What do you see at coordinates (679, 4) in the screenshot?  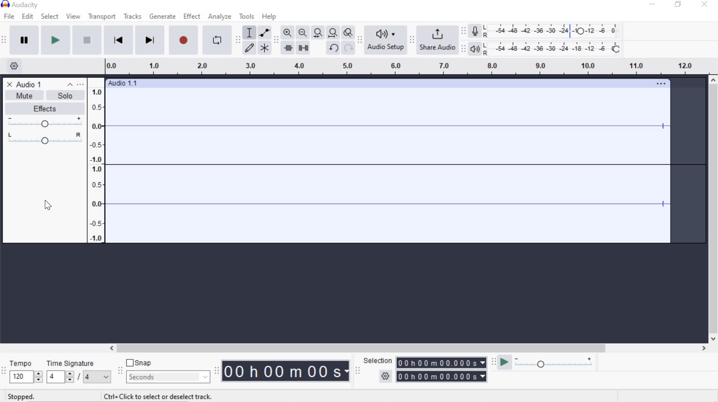 I see `restore down` at bounding box center [679, 4].